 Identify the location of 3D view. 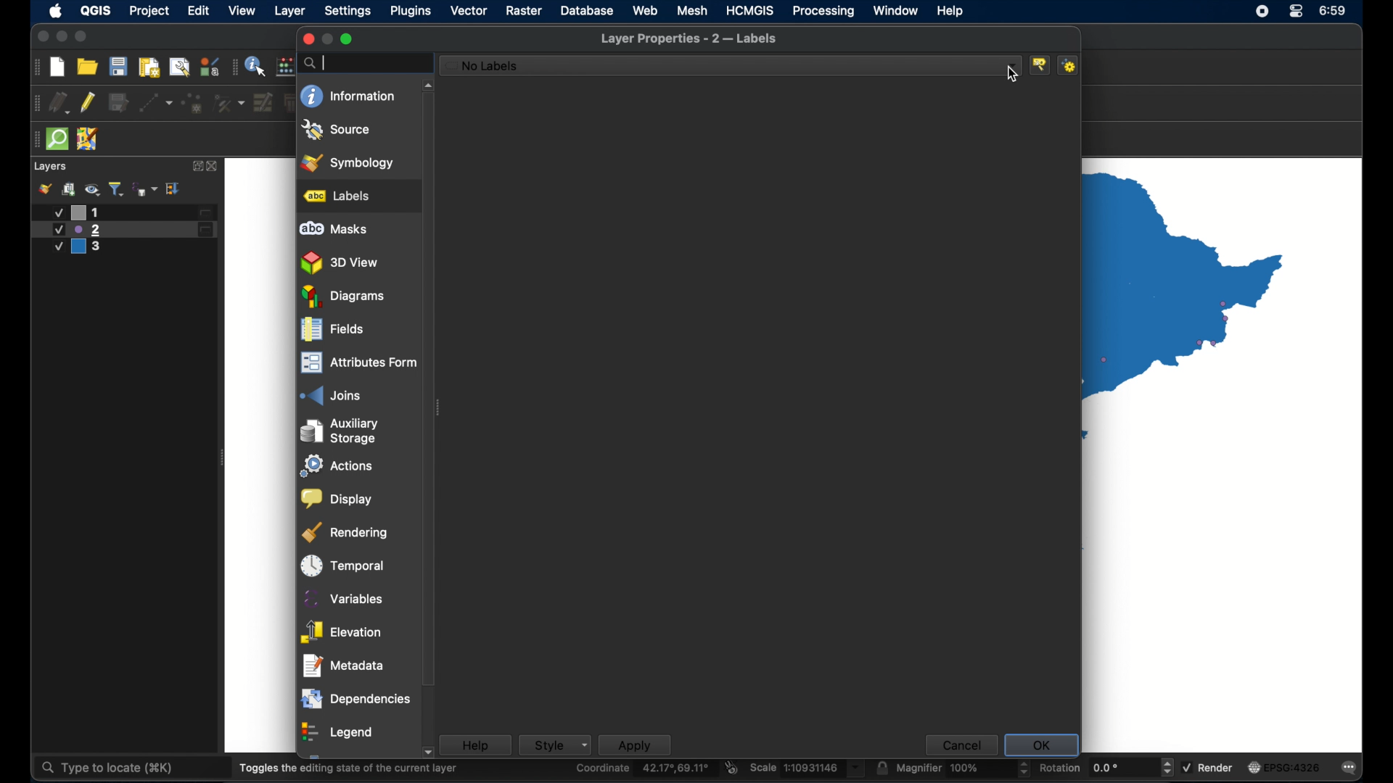
(342, 263).